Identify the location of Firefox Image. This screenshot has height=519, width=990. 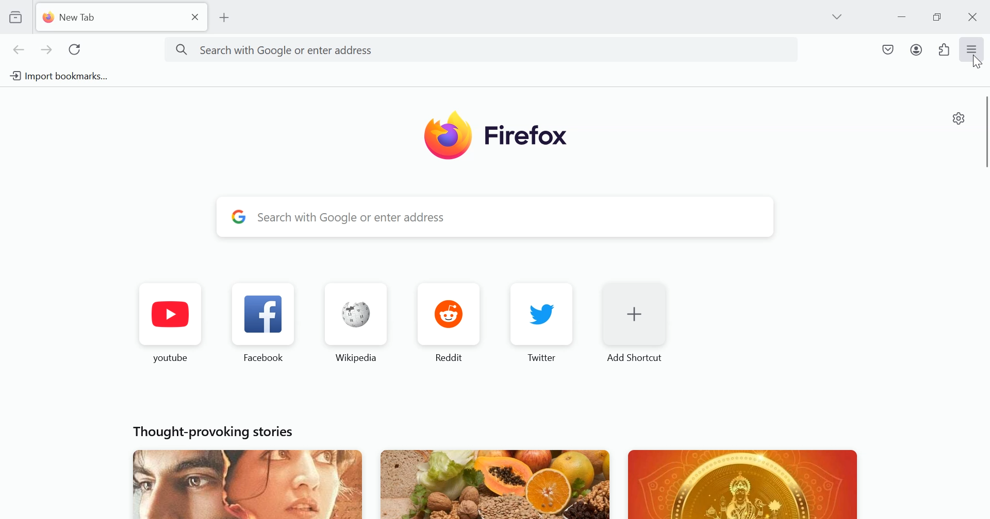
(498, 138).